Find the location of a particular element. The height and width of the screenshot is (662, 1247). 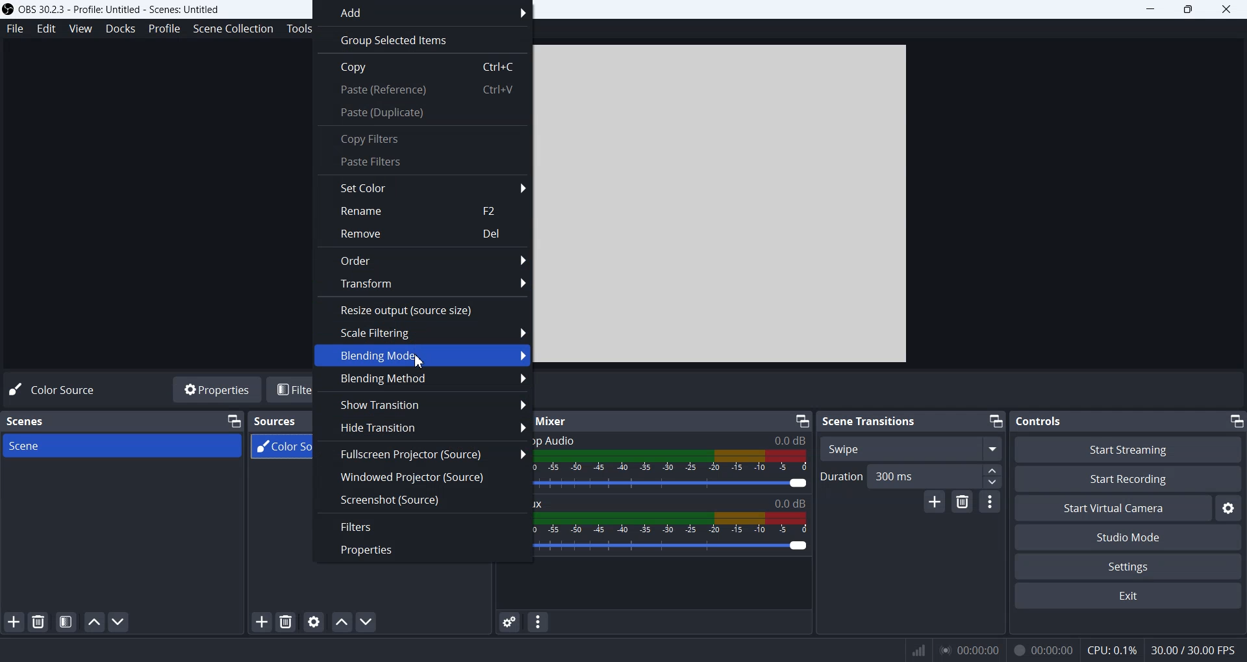

Volume Indicator is located at coordinates (676, 522).